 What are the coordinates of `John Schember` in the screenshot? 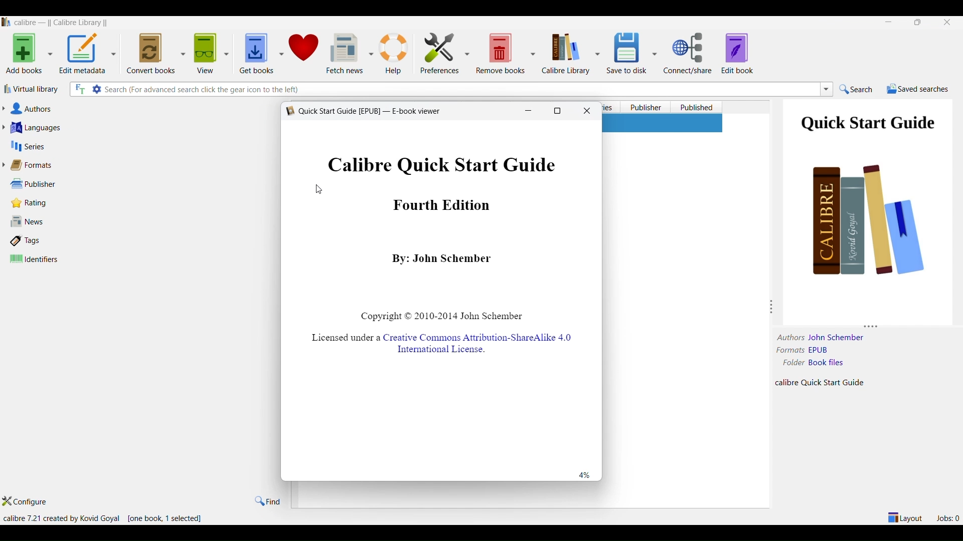 It's located at (838, 337).